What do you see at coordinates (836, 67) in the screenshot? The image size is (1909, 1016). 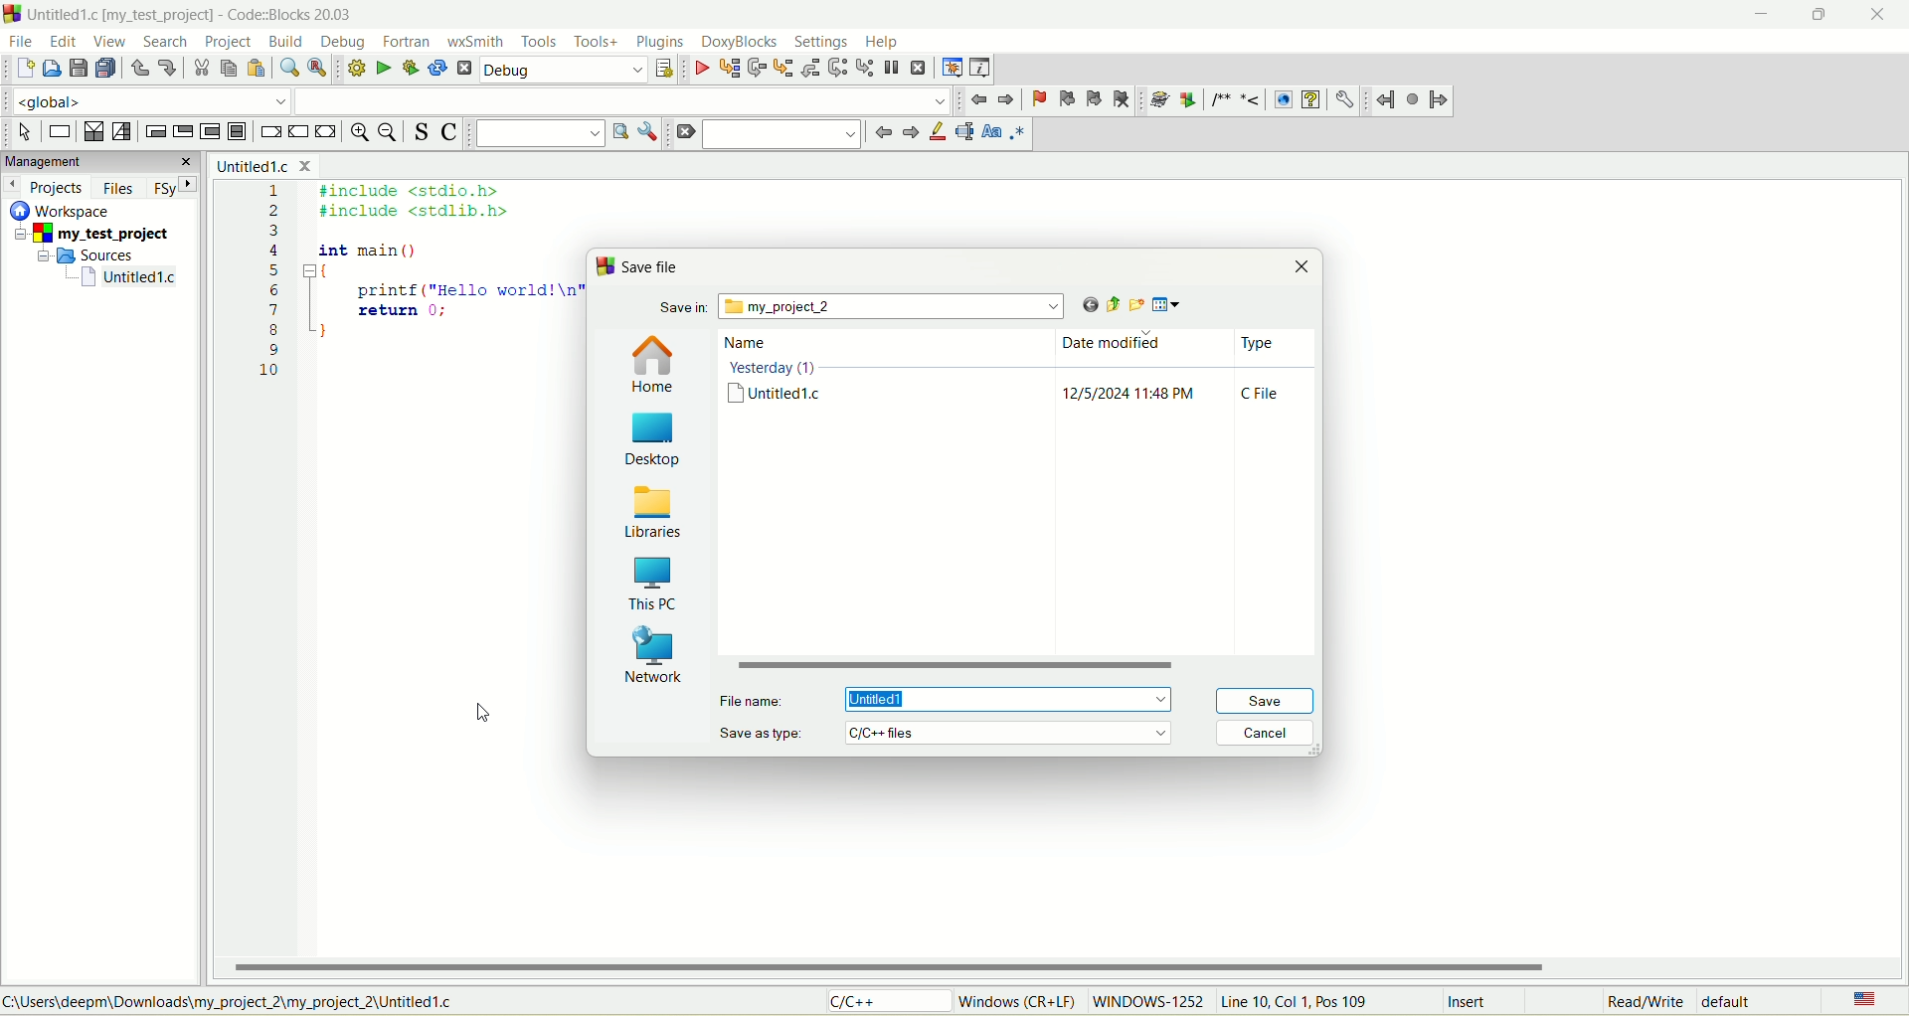 I see `next instruction` at bounding box center [836, 67].